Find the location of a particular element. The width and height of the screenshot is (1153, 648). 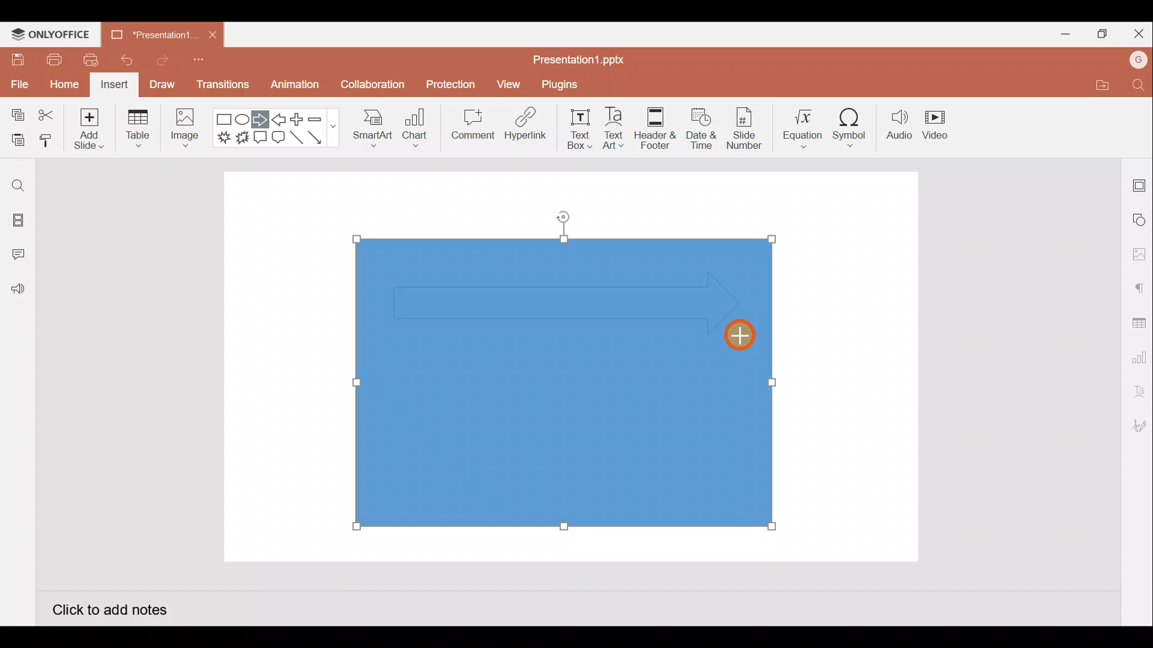

Minimize is located at coordinates (1061, 32).